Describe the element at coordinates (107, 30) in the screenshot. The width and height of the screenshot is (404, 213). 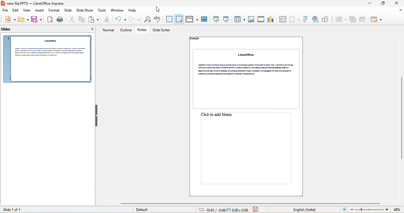
I see `normal` at that location.